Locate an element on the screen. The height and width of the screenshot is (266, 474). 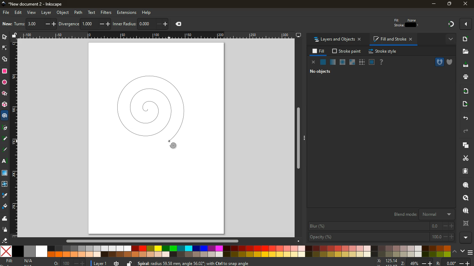
tilt is located at coordinates (68, 24).